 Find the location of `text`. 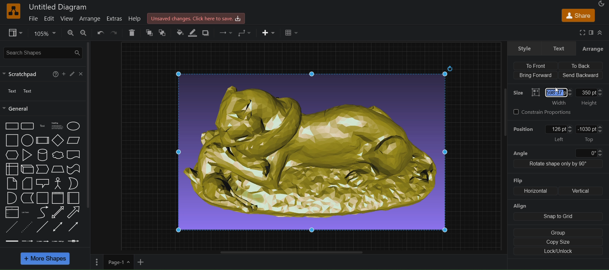

text is located at coordinates (558, 48).